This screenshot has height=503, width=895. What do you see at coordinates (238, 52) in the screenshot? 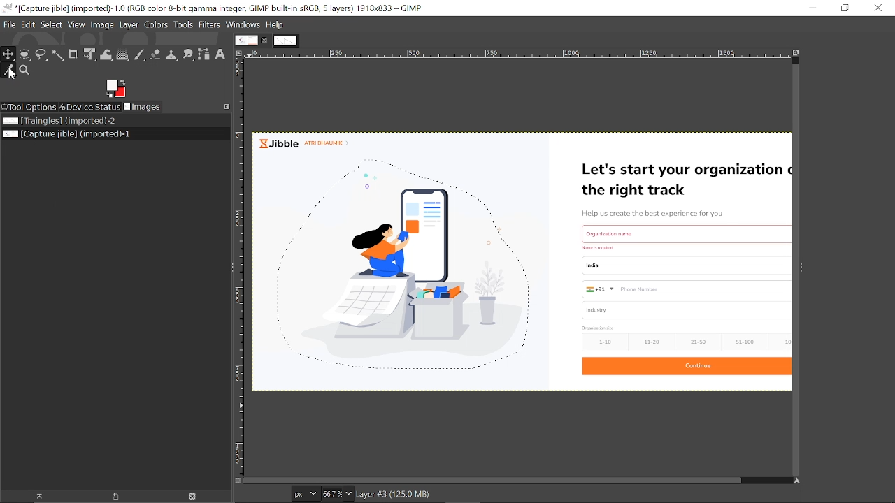
I see `Access the image menu` at bounding box center [238, 52].